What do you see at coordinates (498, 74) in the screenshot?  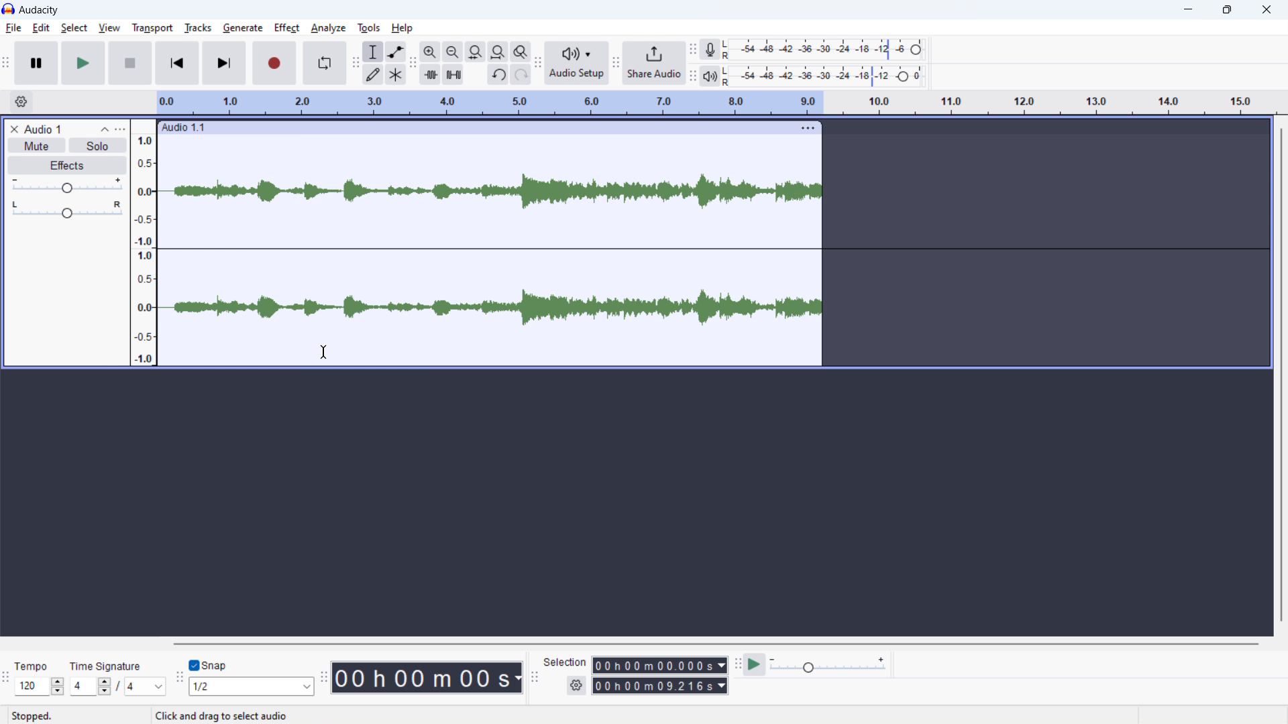 I see `undo` at bounding box center [498, 74].